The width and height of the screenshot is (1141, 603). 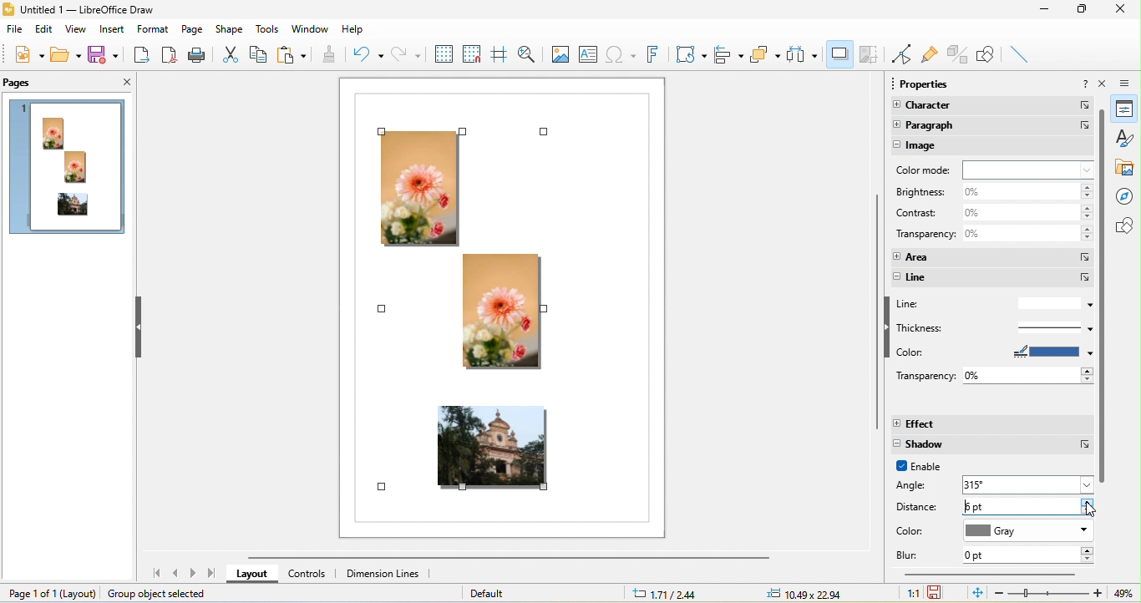 I want to click on dimension lines, so click(x=383, y=576).